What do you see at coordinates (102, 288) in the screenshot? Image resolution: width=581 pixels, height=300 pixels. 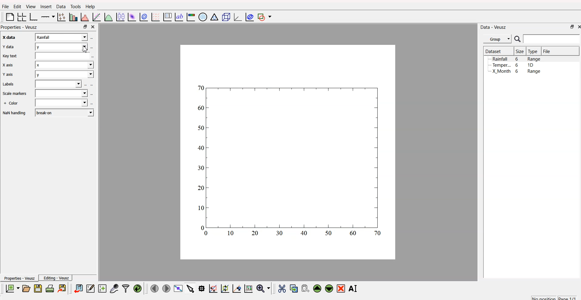 I see `create a new dataset` at bounding box center [102, 288].